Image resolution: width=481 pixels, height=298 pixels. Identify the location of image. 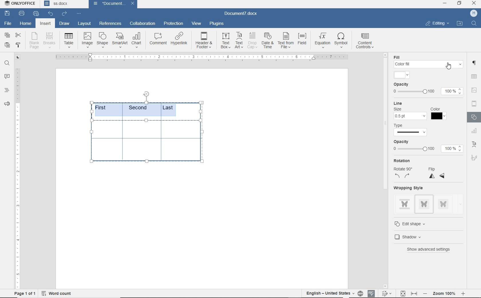
(88, 40).